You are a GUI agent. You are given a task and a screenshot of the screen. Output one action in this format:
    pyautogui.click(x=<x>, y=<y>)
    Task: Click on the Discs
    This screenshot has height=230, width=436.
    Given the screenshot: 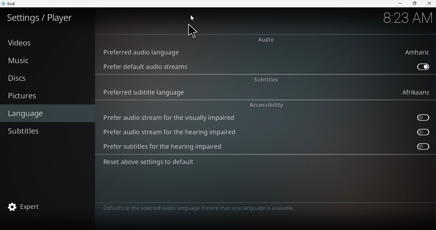 What is the action you would take?
    pyautogui.click(x=45, y=79)
    